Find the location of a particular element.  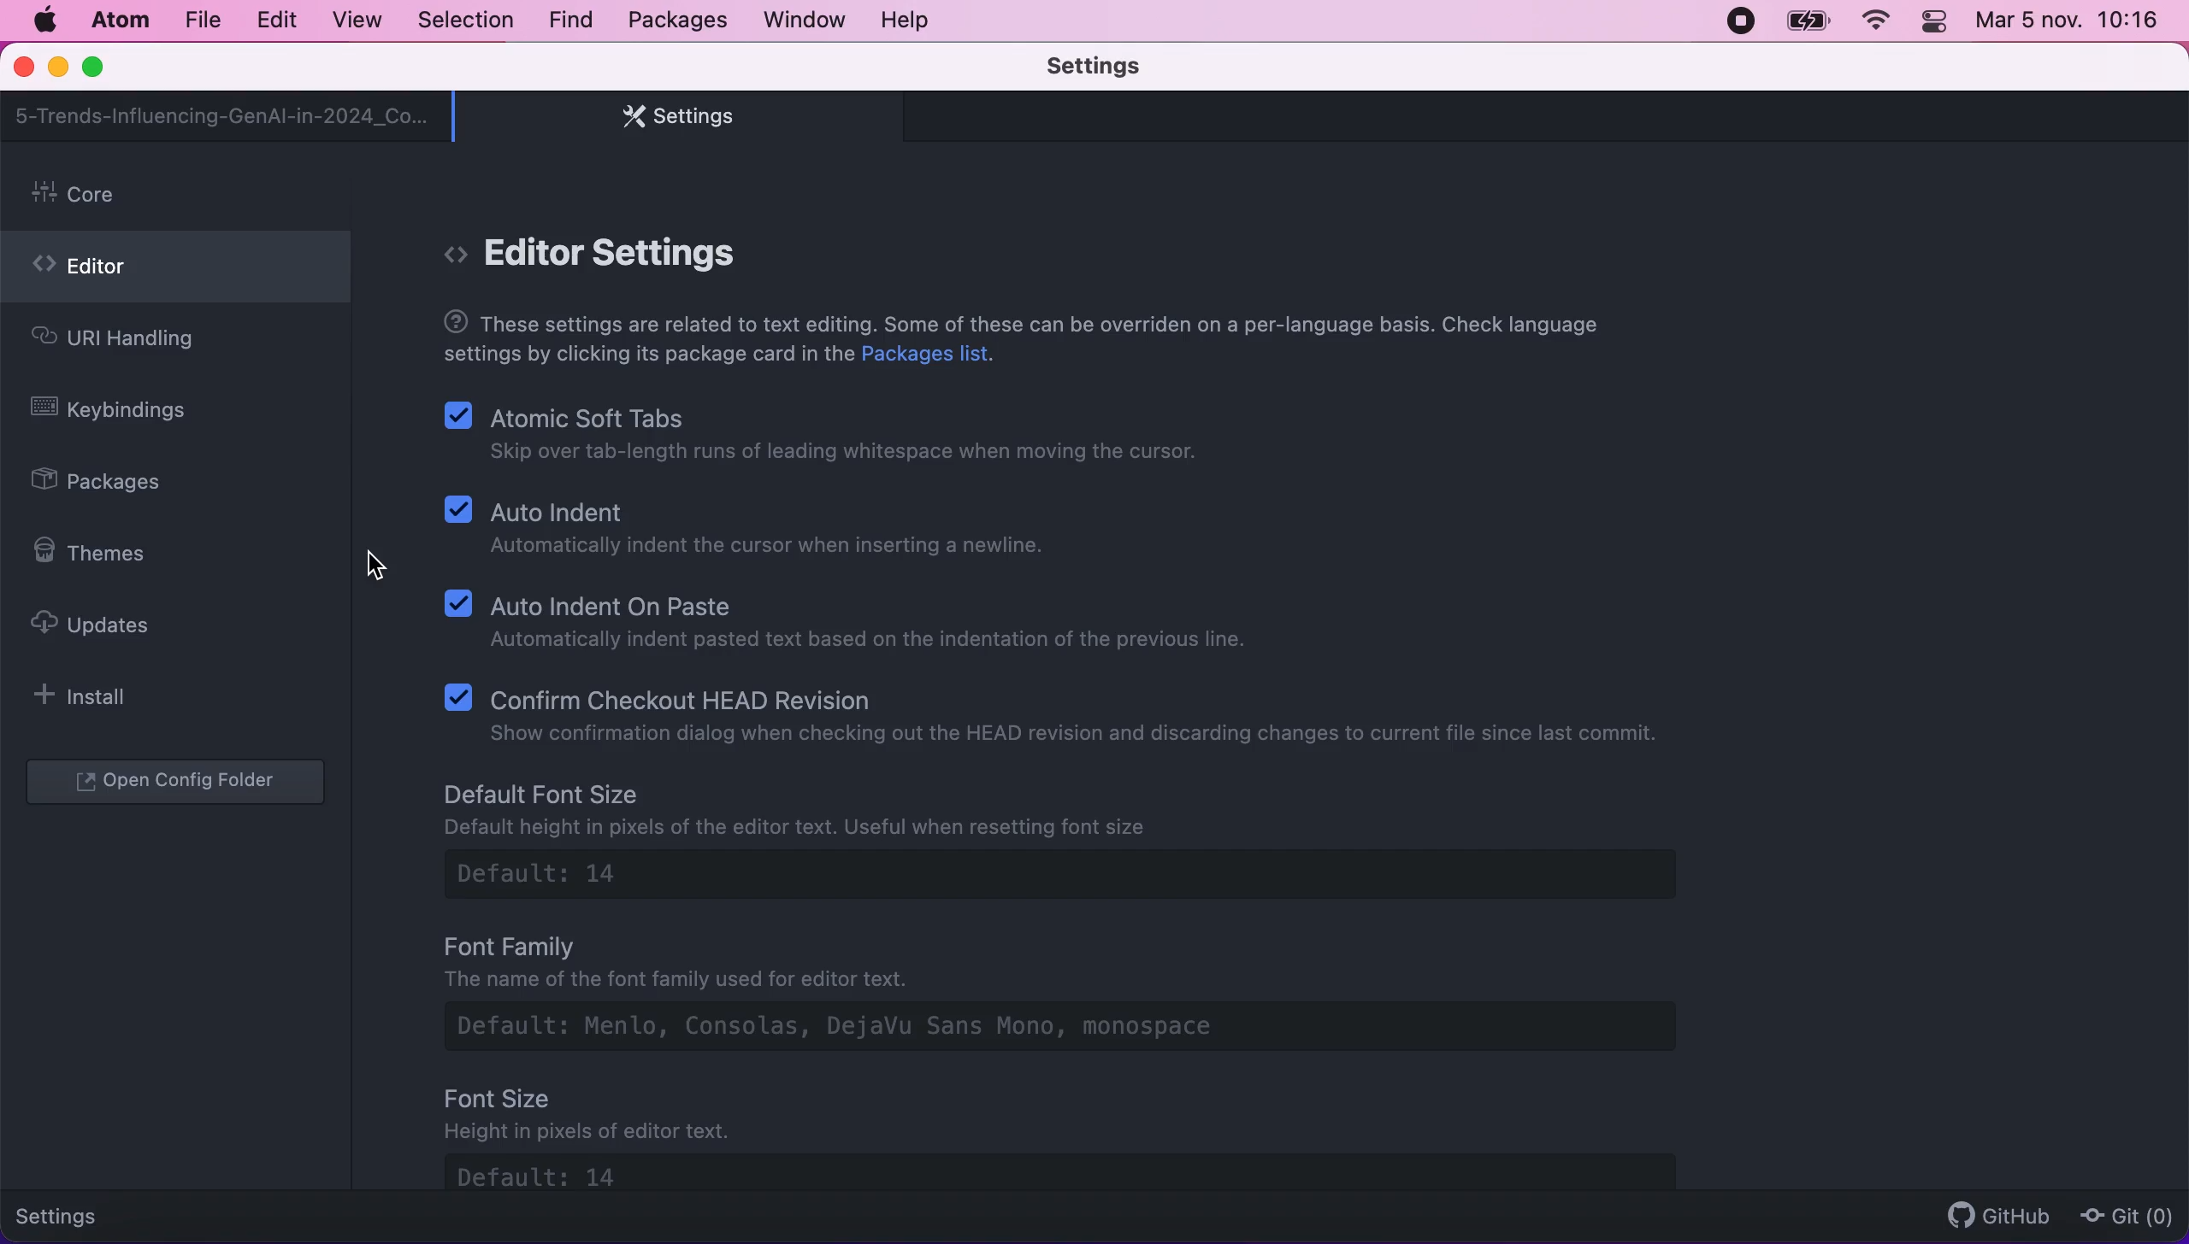

auto indent on paste is located at coordinates (855, 620).